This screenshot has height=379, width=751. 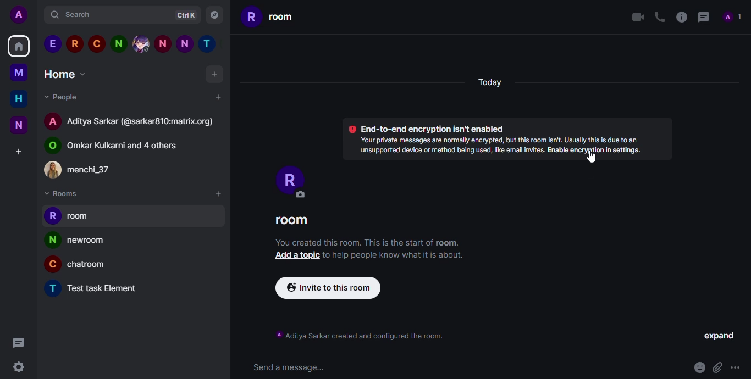 What do you see at coordinates (19, 72) in the screenshot?
I see `myspace` at bounding box center [19, 72].